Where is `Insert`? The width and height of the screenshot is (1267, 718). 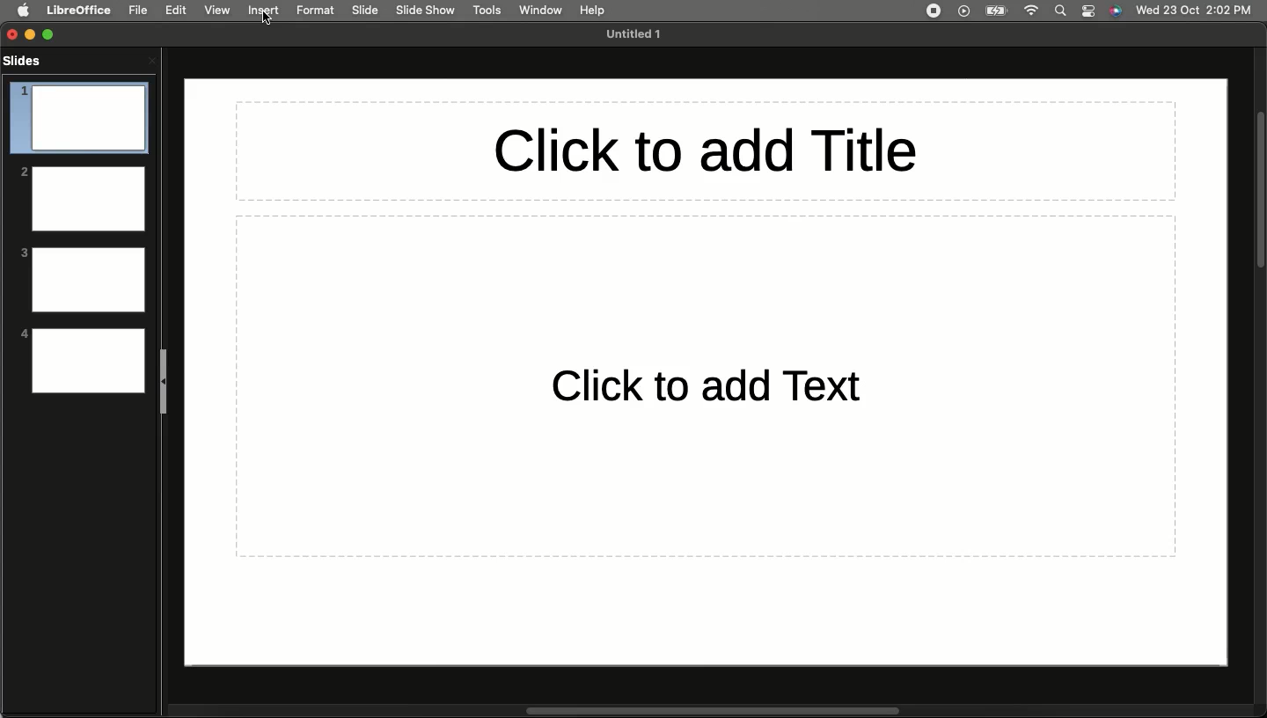 Insert is located at coordinates (264, 11).